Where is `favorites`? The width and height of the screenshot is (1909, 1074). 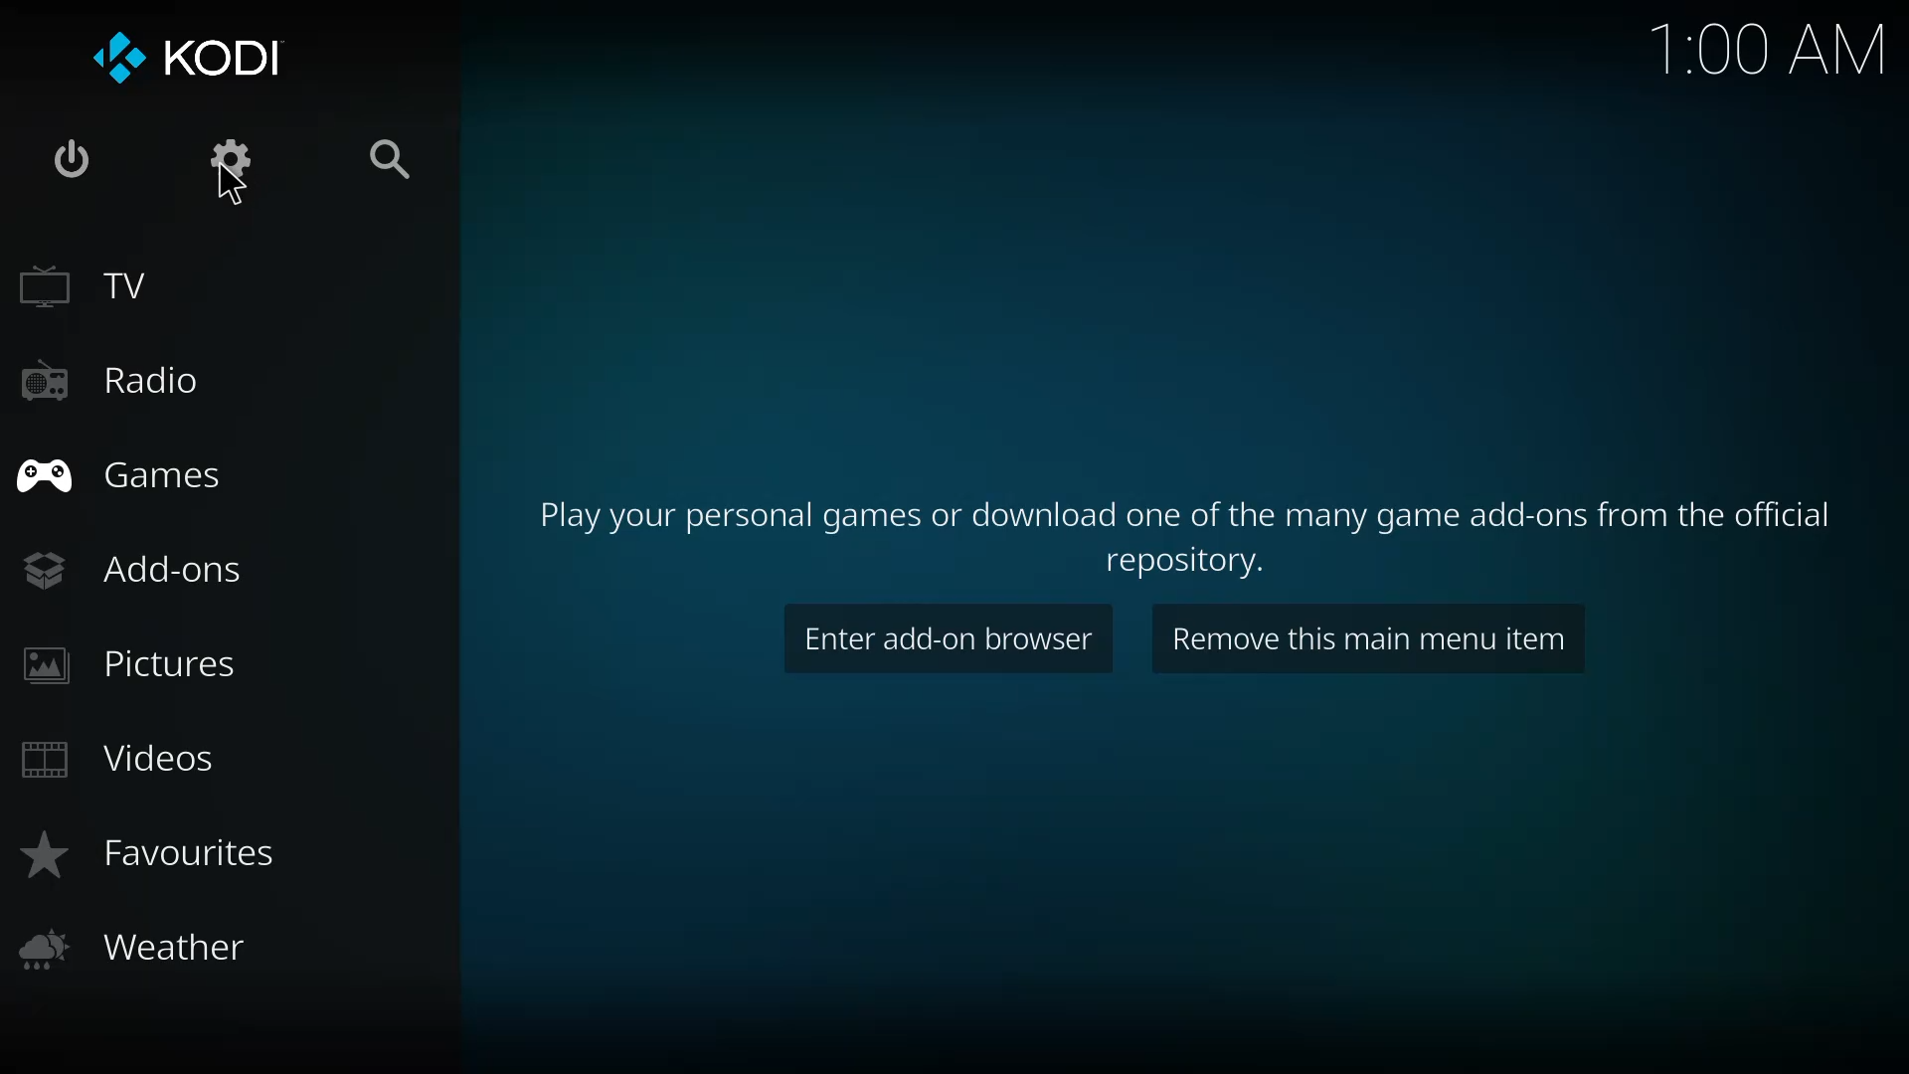
favorites is located at coordinates (164, 855).